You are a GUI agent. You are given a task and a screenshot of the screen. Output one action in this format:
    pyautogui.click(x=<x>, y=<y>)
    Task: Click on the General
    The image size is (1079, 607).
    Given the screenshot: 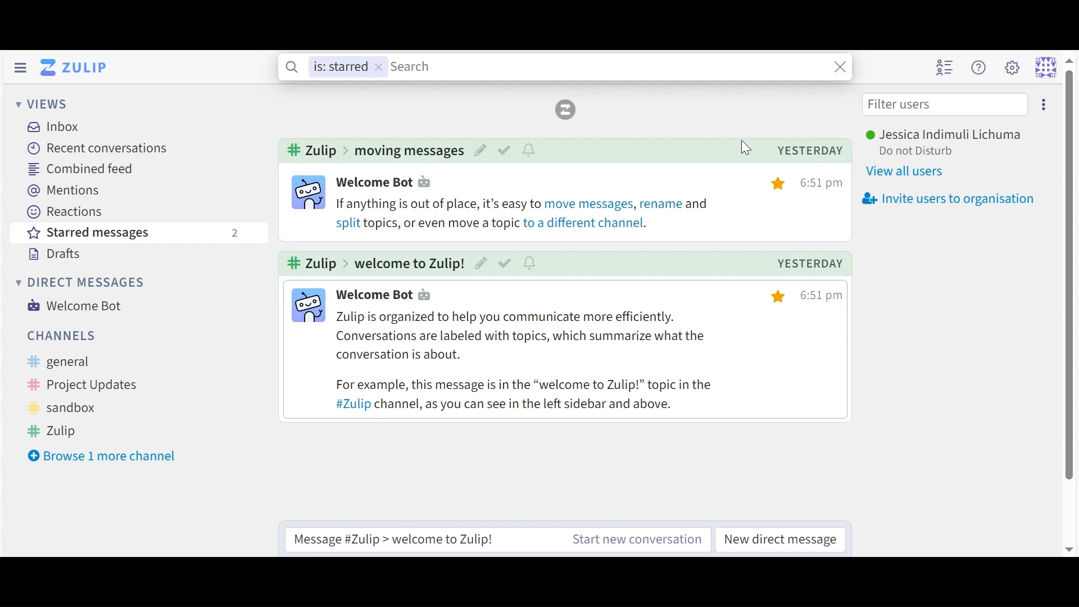 What is the action you would take?
    pyautogui.click(x=83, y=363)
    